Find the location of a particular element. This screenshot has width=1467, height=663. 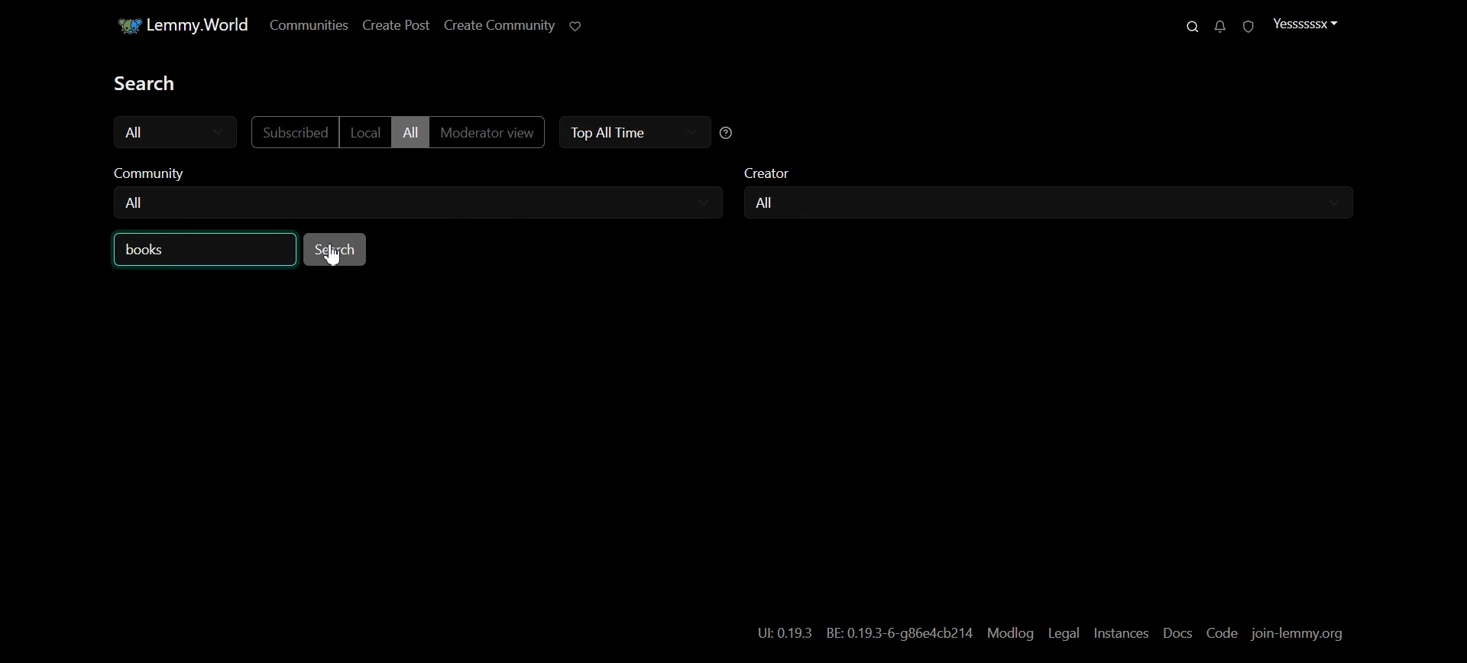

Local is located at coordinates (364, 133).